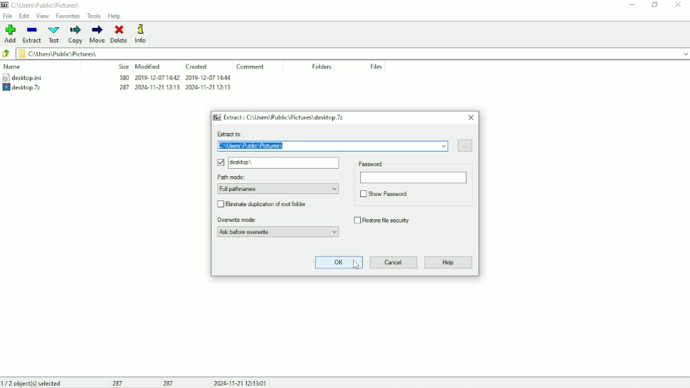  Describe the element at coordinates (33, 35) in the screenshot. I see `Extract` at that location.